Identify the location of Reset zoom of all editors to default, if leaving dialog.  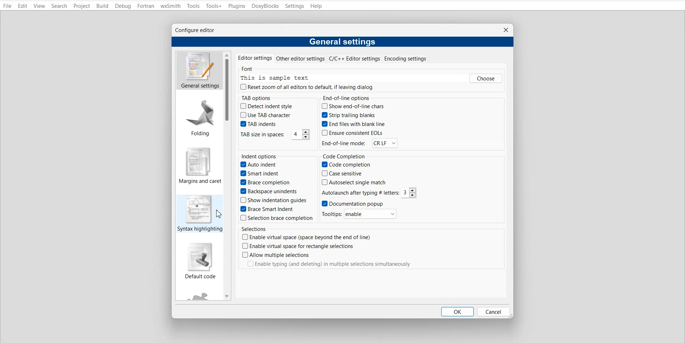
(307, 87).